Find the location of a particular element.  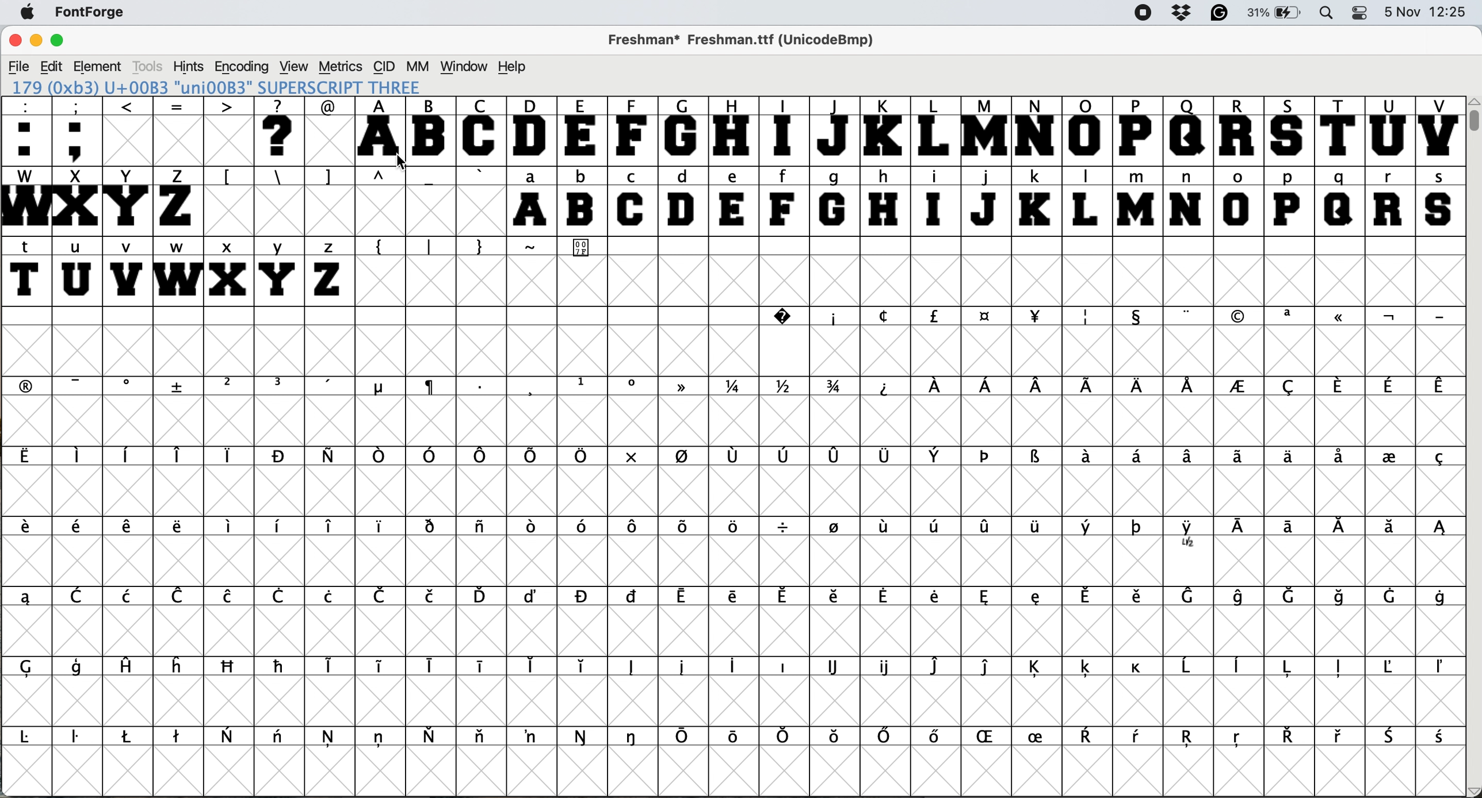

j is located at coordinates (987, 199).